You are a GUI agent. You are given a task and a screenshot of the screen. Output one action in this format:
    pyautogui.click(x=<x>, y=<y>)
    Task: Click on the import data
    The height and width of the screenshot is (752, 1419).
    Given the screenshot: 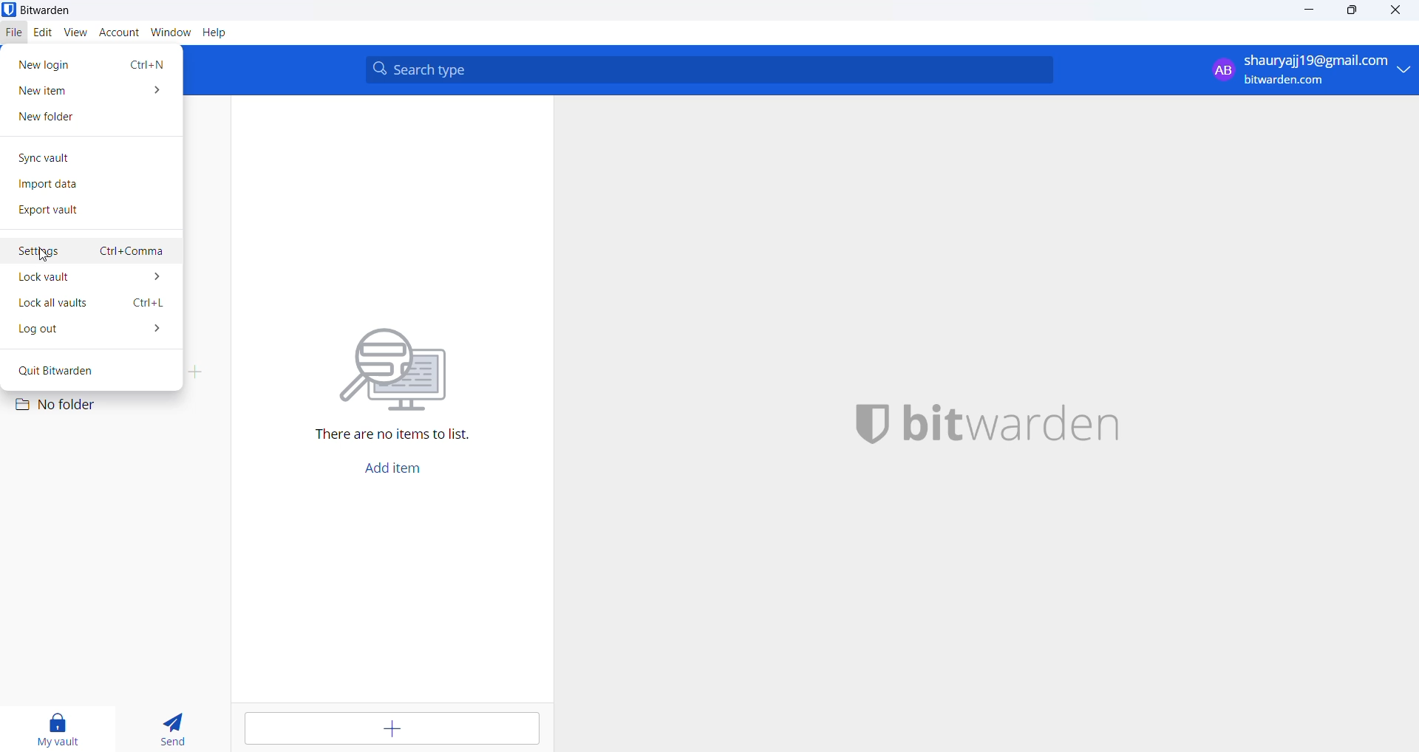 What is the action you would take?
    pyautogui.click(x=87, y=186)
    